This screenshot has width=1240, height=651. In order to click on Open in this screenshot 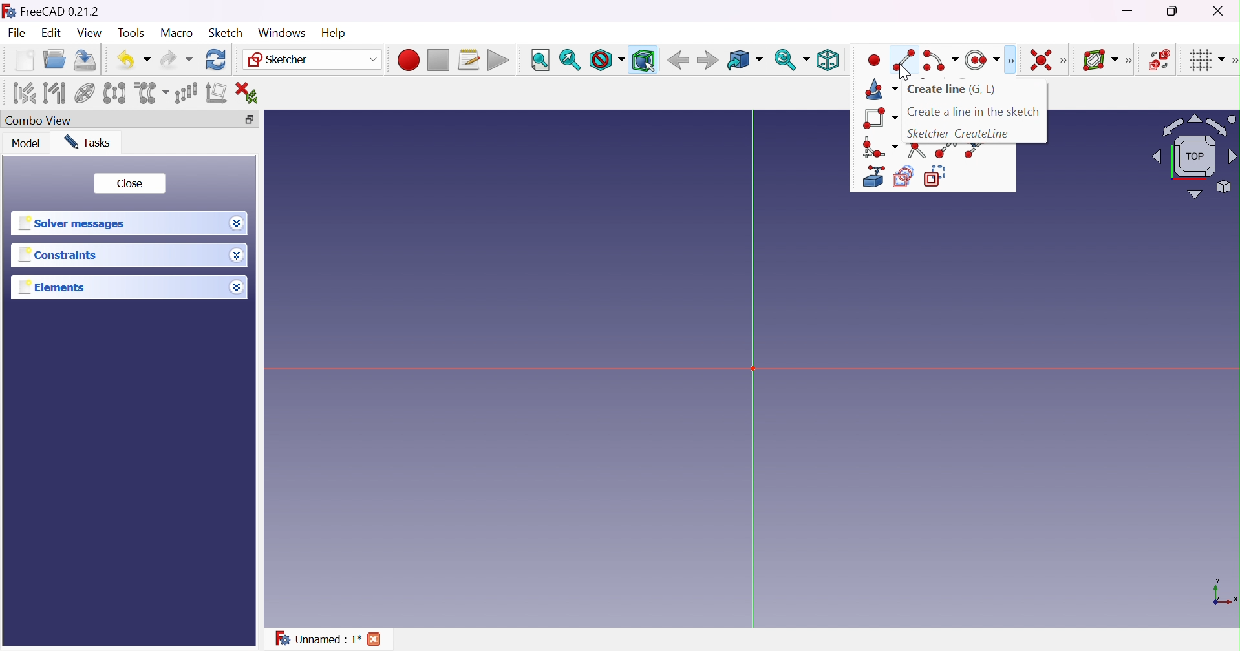, I will do `click(56, 59)`.